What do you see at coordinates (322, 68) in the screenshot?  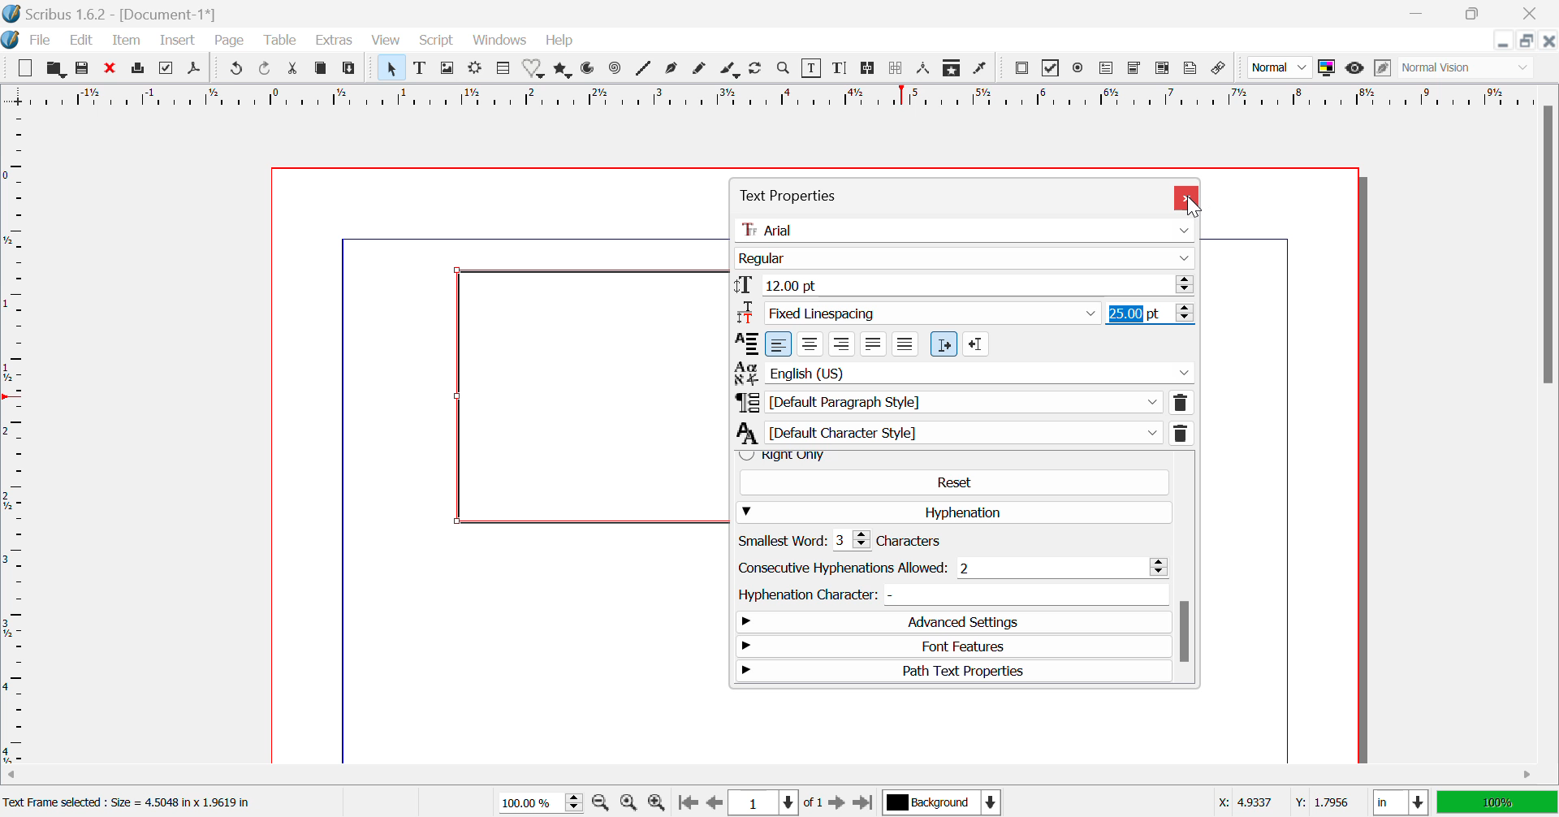 I see `Copy` at bounding box center [322, 68].